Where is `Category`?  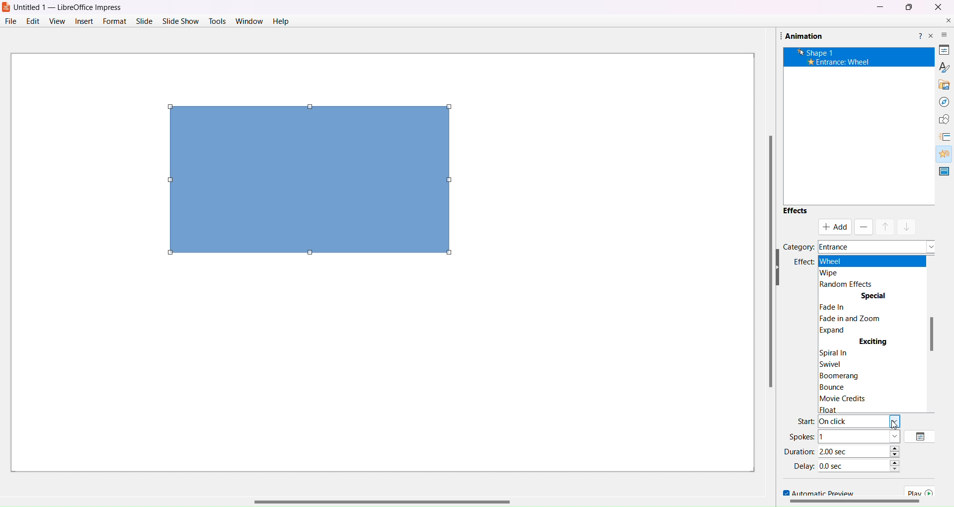 Category is located at coordinates (798, 246).